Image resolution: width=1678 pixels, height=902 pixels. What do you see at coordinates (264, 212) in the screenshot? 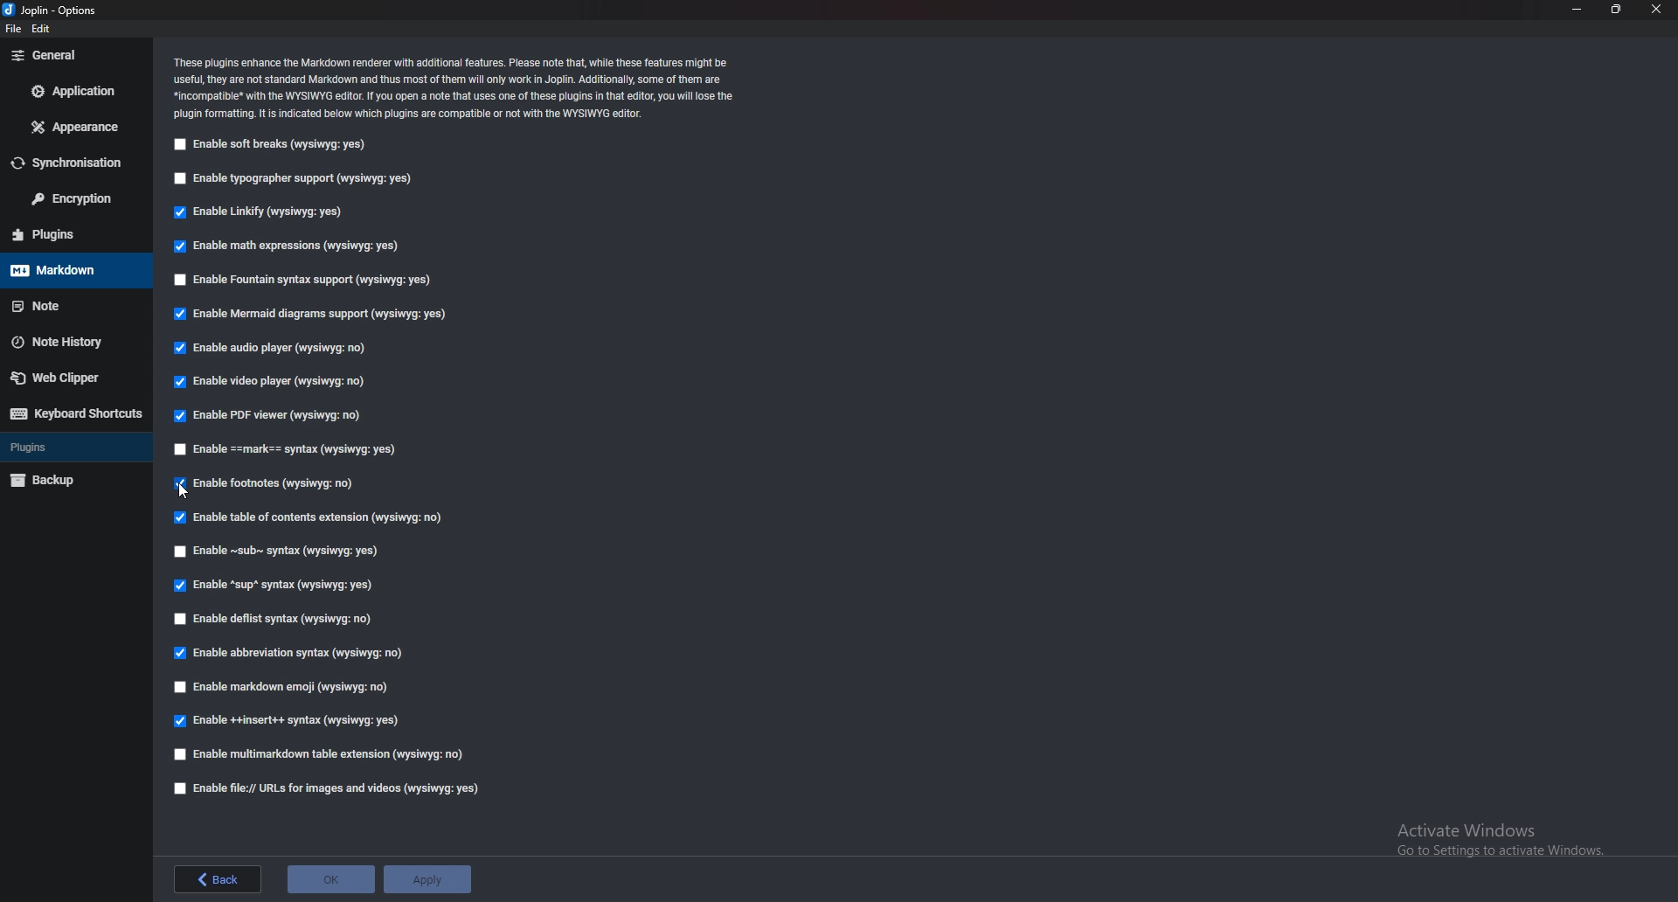
I see `Enable linkify` at bounding box center [264, 212].